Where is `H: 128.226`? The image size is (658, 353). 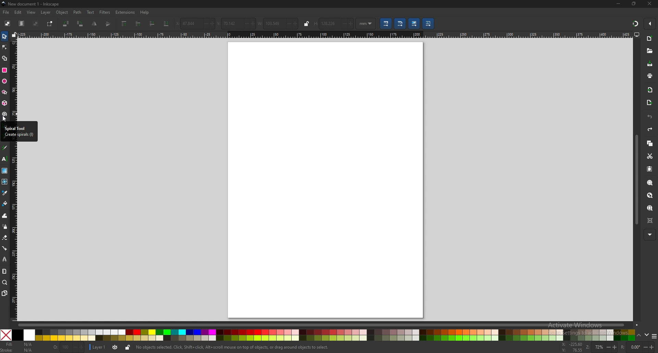 H: 128.226 is located at coordinates (333, 23).